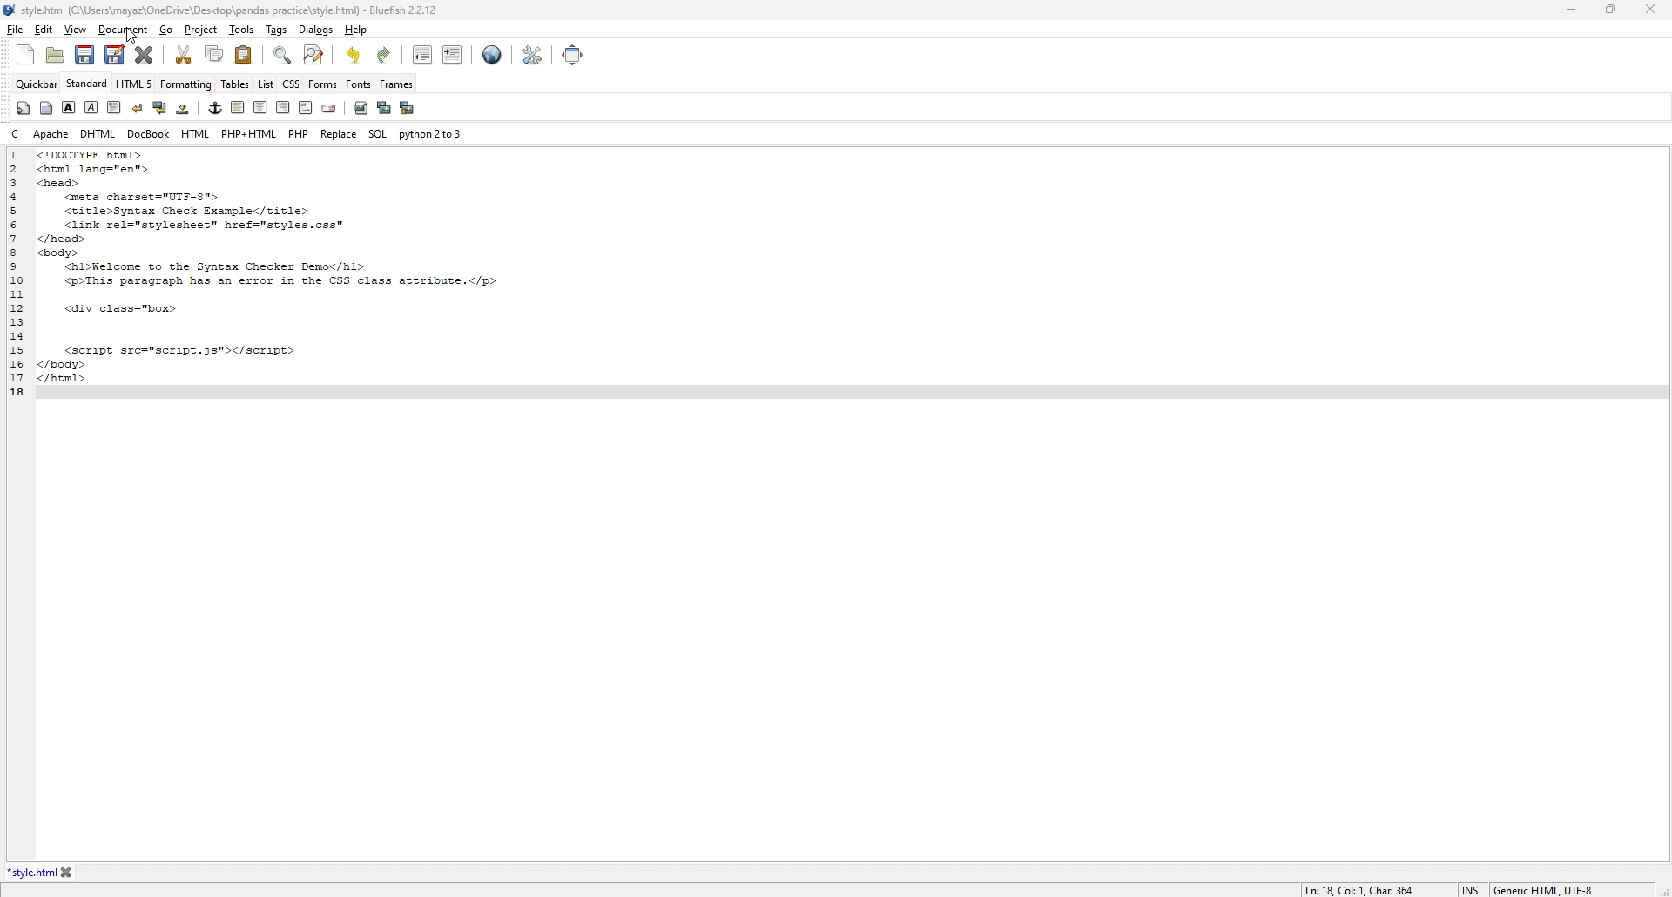 This screenshot has width=1672, height=897. What do you see at coordinates (199, 30) in the screenshot?
I see `project` at bounding box center [199, 30].